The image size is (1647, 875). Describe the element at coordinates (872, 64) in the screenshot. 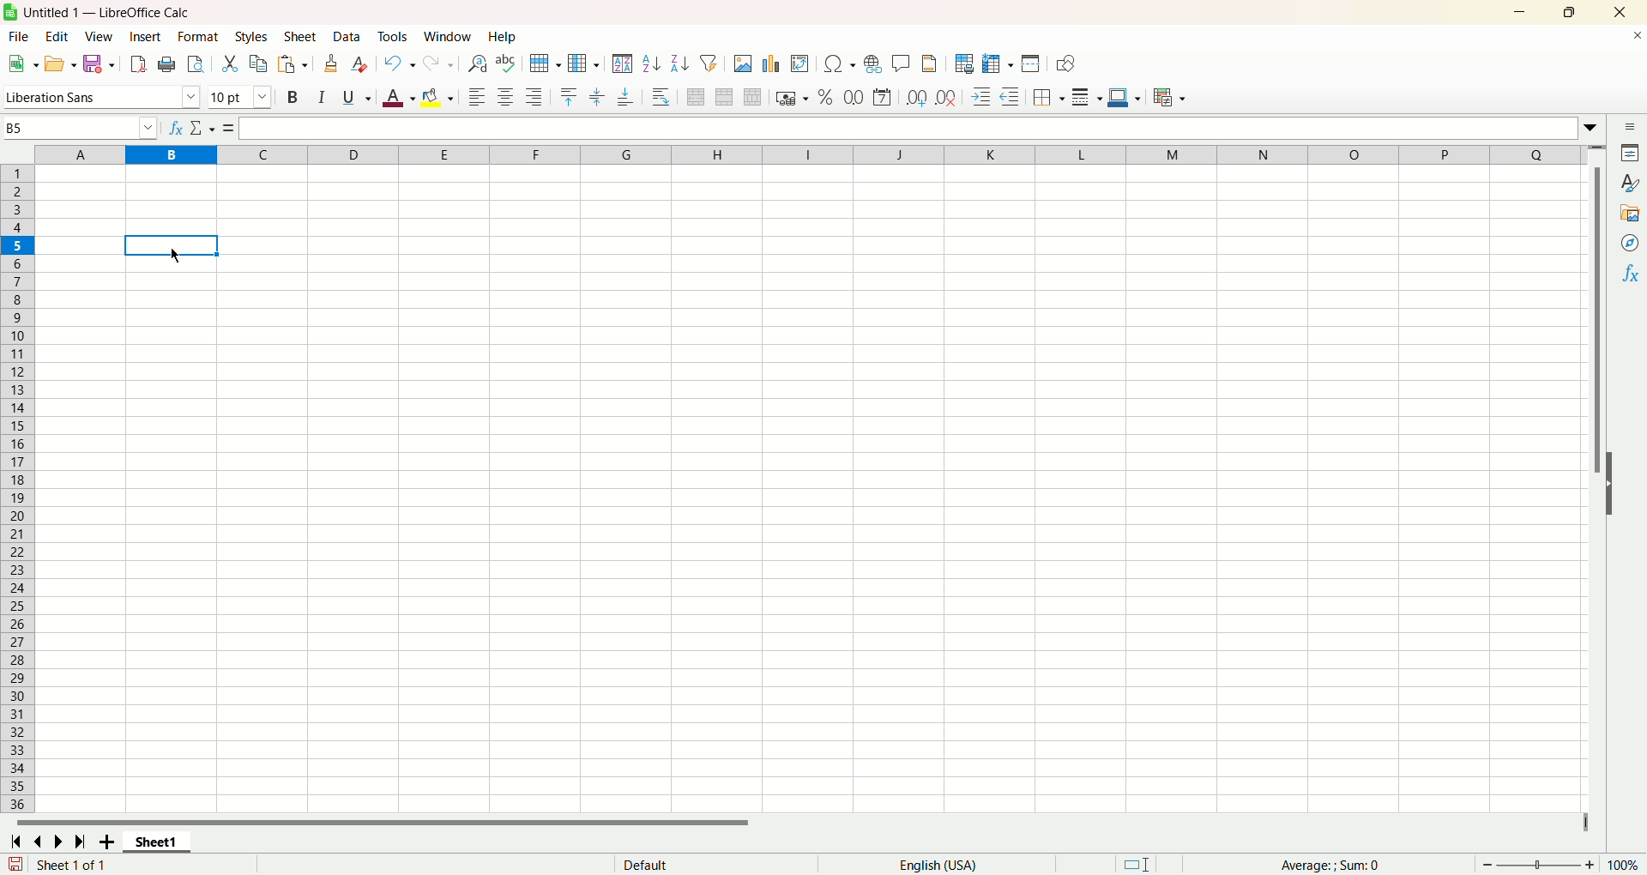

I see `insert hyperlink` at that location.